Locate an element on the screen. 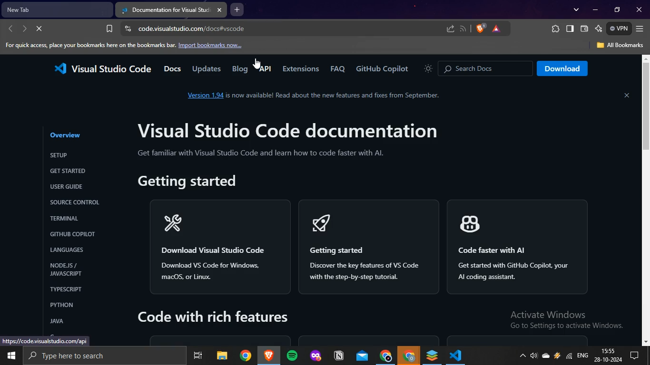 This screenshot has height=365, width=650. Docs is located at coordinates (173, 67).